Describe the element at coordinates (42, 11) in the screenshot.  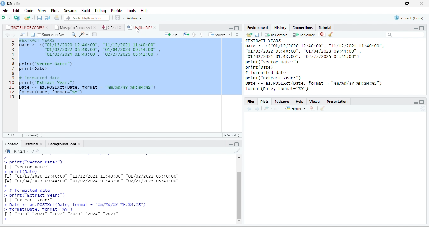
I see `View` at that location.